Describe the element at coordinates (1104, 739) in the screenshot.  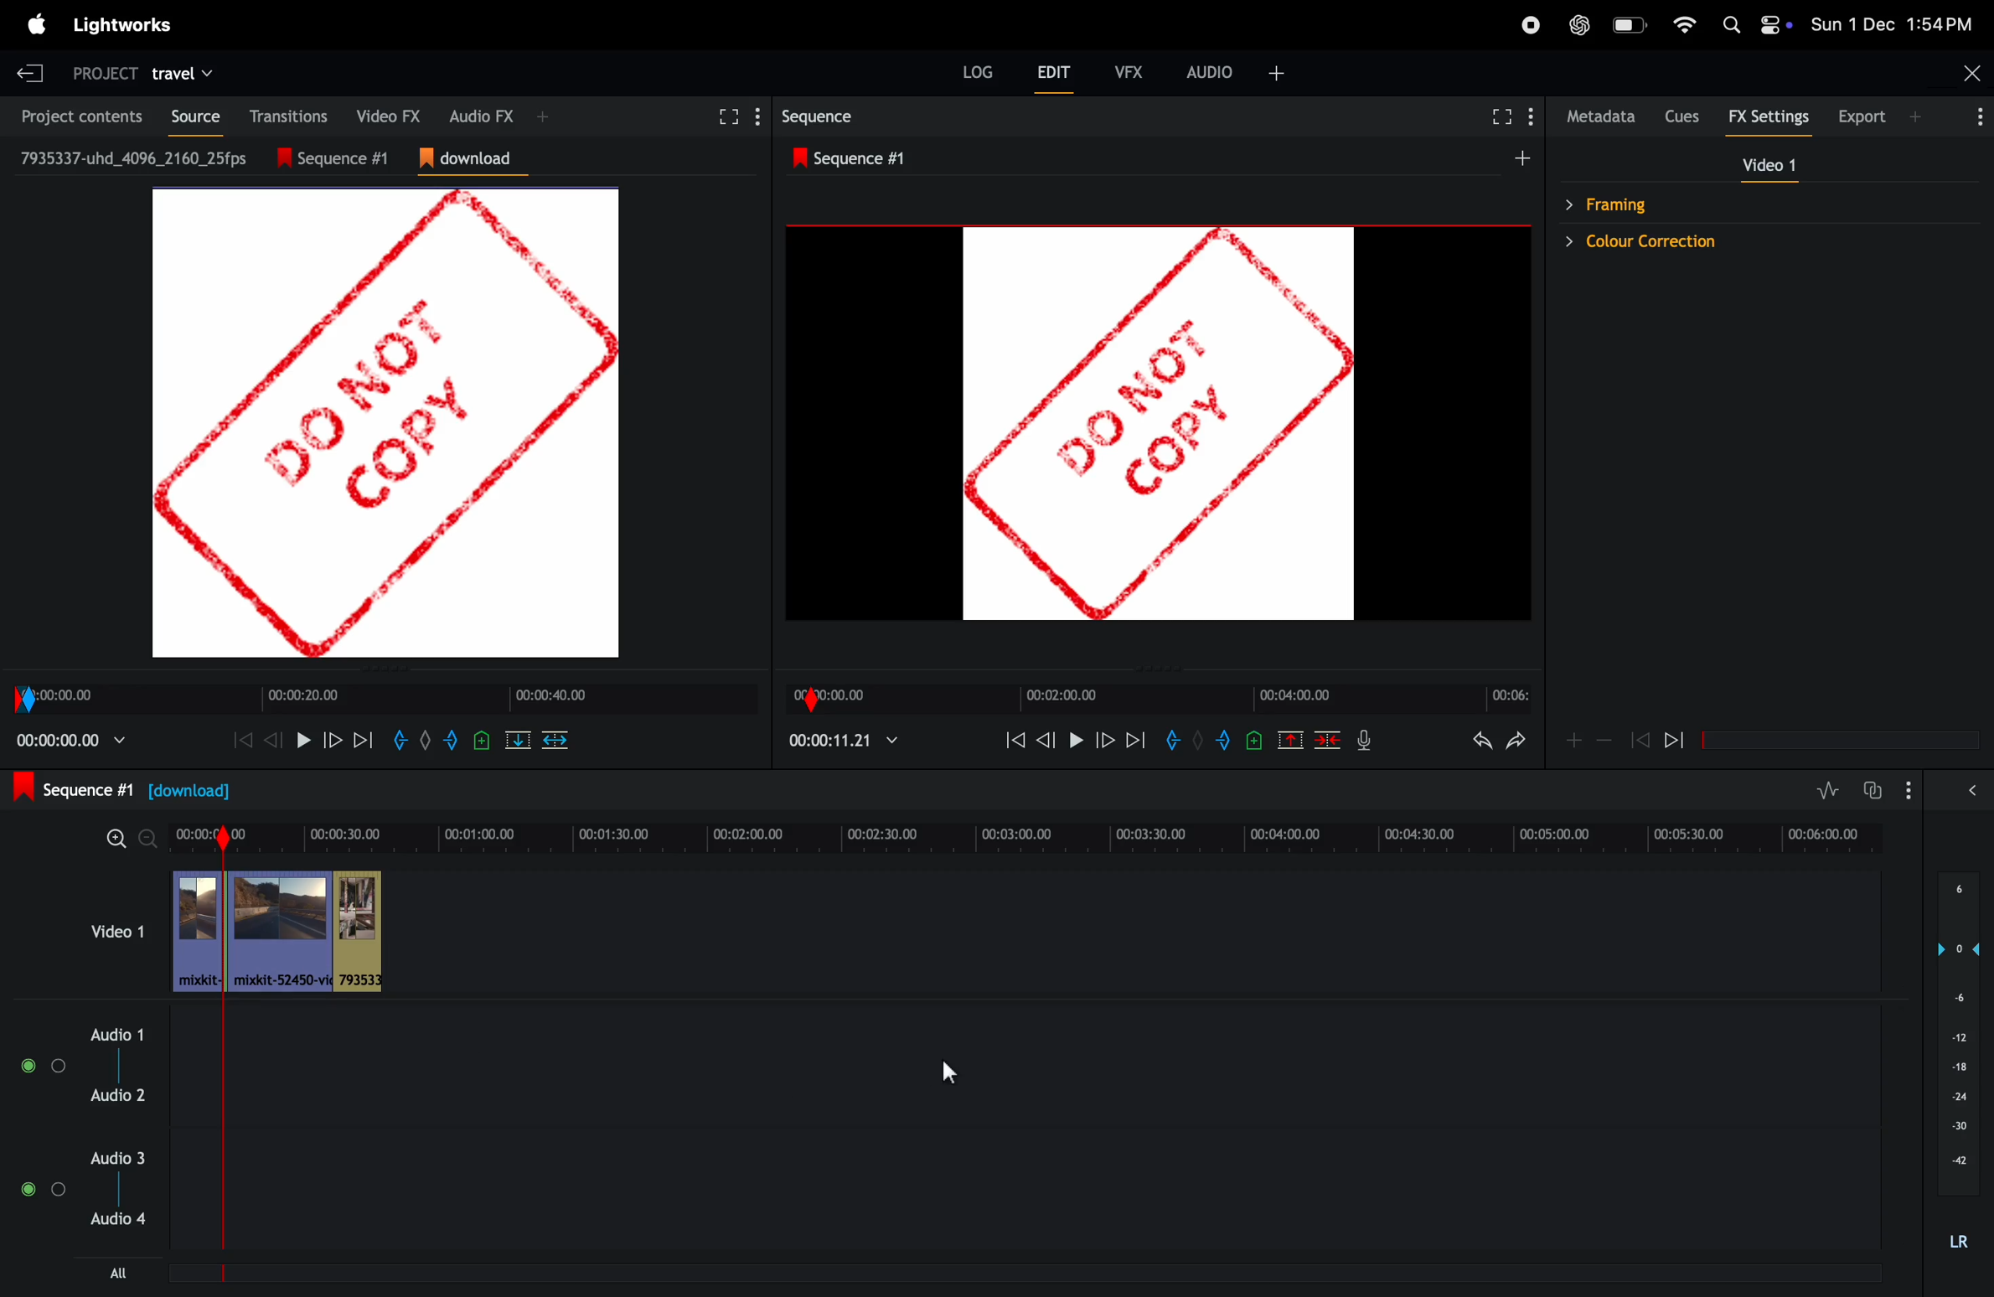
I see `forward` at that location.